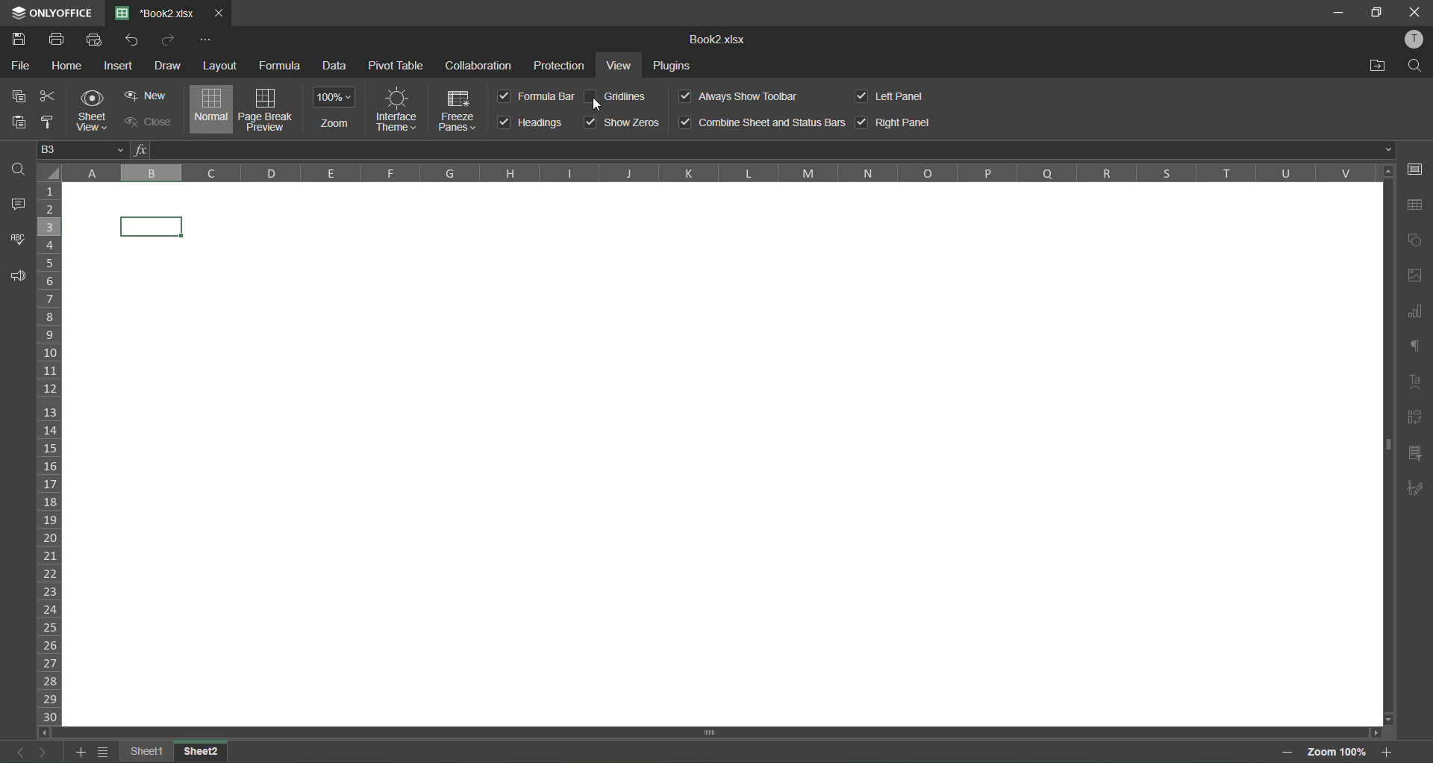  I want to click on sheet 1, so click(148, 752).